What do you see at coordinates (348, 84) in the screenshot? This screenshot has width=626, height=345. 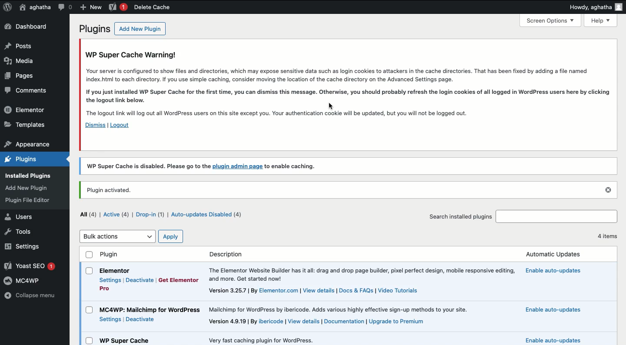 I see `WP Super Cache Warning!

Your server is configured to show files and directories, which may expose sensitive data such as login cookies to attackers in the cache directories. That has been fixed by adding a file named

index. html to each directory. If you use simple caching, consider moving the location of the cache directory on the Advanced Settings page.

If you just installed WP Super Cache for the first time, you can dismiss this message. Otherwise, you should probably refresh the login cookies of all logged in WordPress users here by clicking
the logout link below. N

The logout link will log out all WordPress users on this site except you. Your authentication cookie wil be updated, but you will not be logged out.` at bounding box center [348, 84].